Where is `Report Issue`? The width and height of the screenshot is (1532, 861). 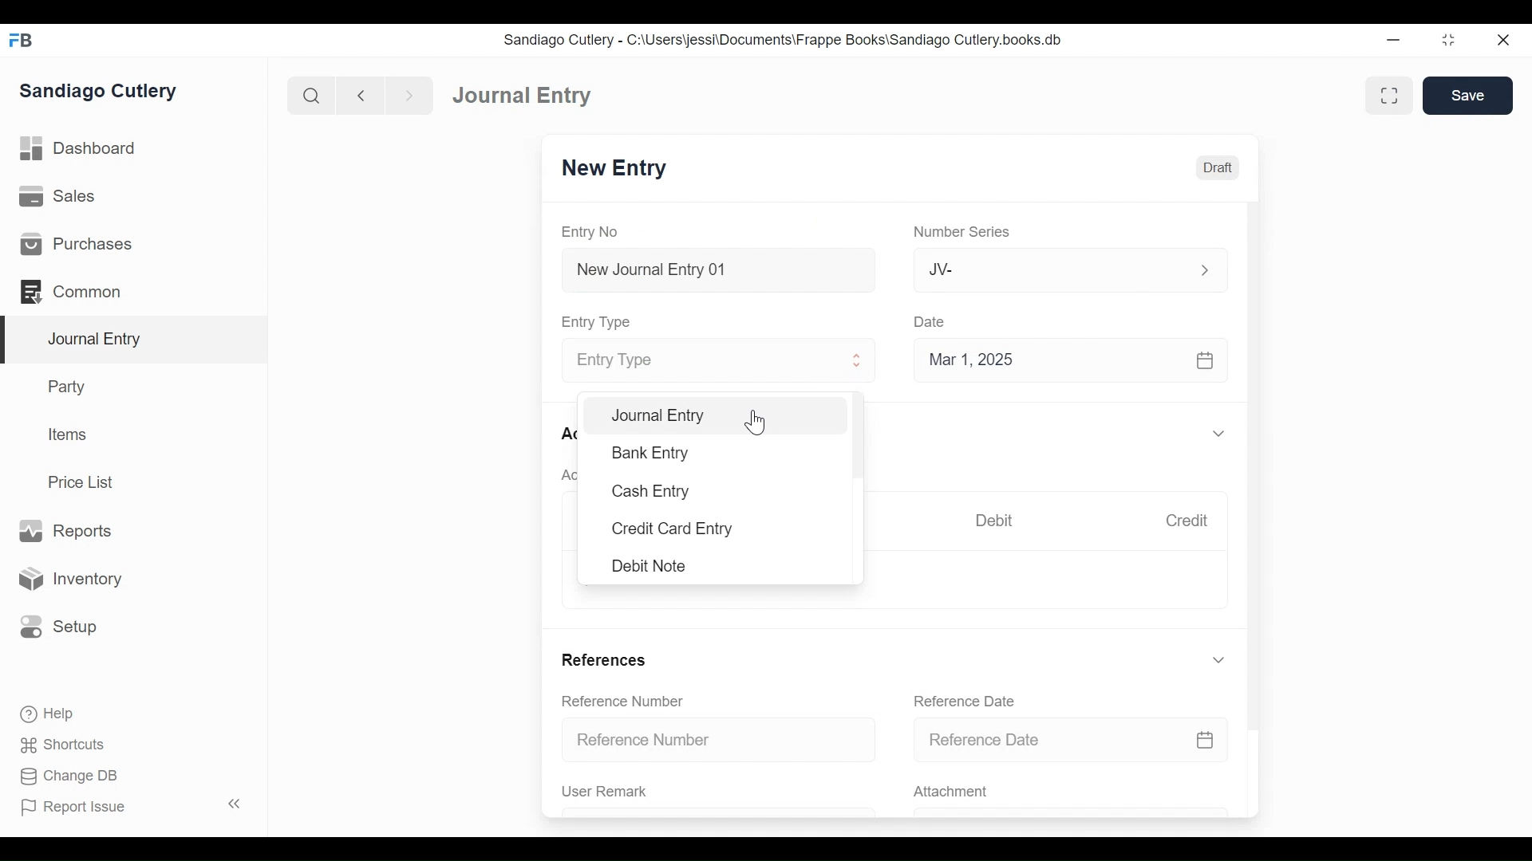
Report Issue is located at coordinates (80, 808).